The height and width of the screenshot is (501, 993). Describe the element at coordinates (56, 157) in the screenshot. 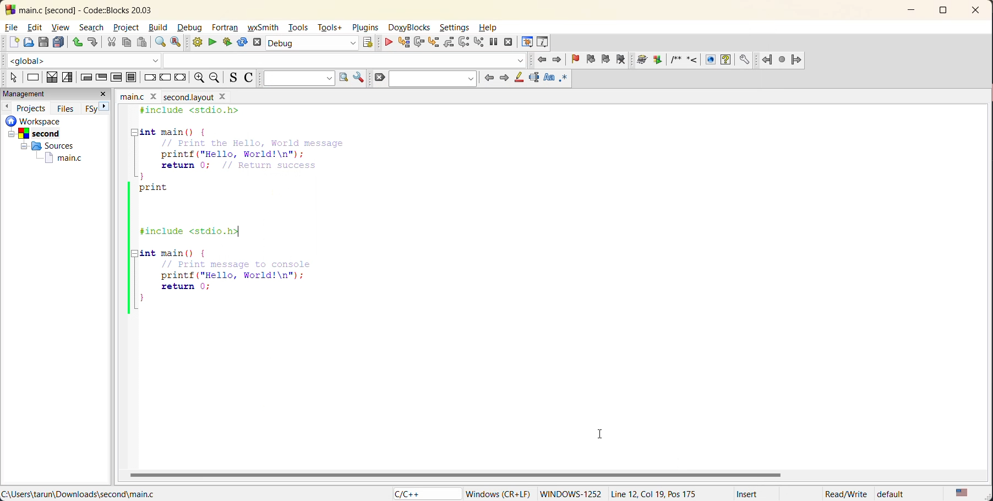

I see `main.c` at that location.